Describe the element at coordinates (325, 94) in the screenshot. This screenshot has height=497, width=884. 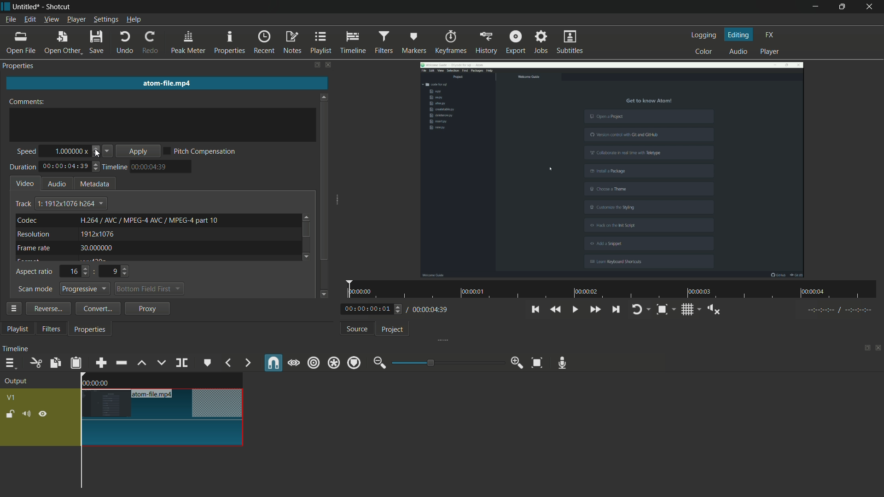
I see `go up` at that location.